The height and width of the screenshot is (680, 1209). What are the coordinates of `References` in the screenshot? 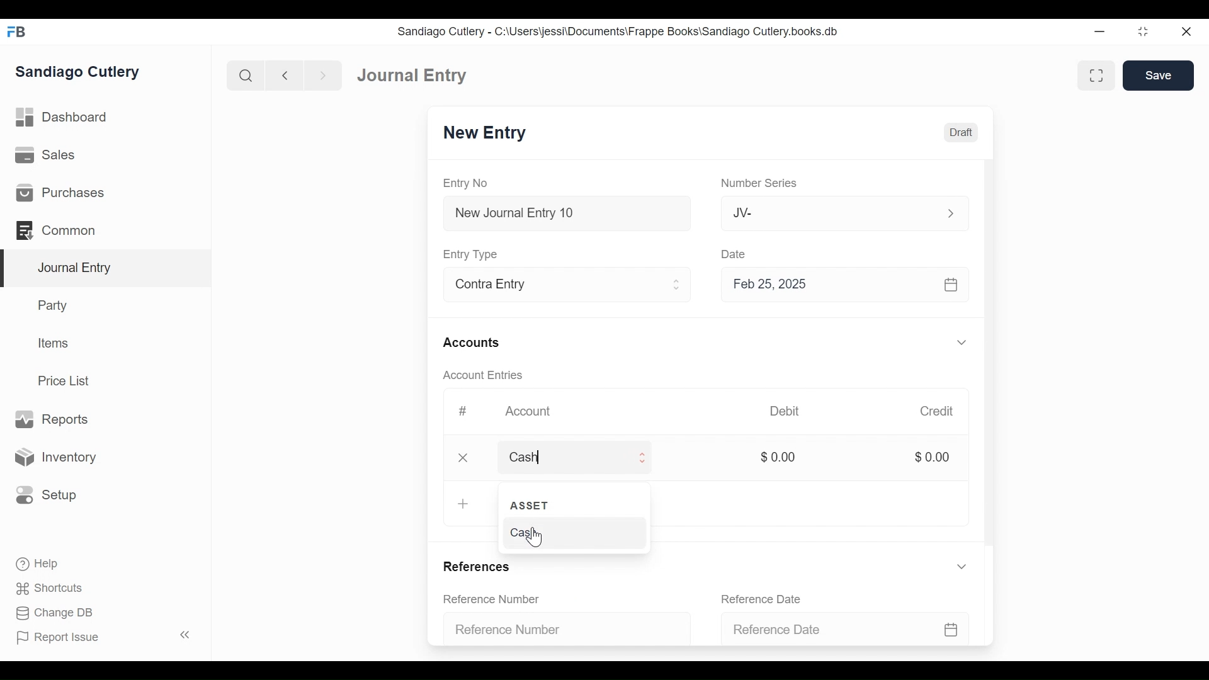 It's located at (477, 567).